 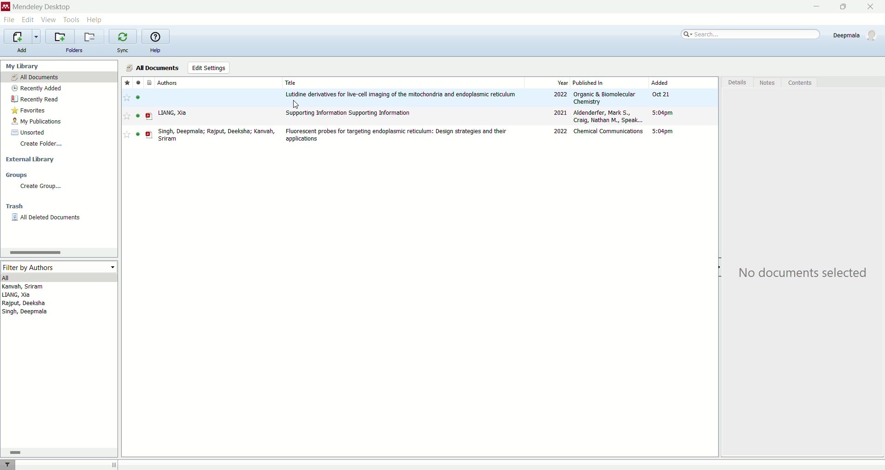 I want to click on horizontal scroll bar, so click(x=58, y=252).